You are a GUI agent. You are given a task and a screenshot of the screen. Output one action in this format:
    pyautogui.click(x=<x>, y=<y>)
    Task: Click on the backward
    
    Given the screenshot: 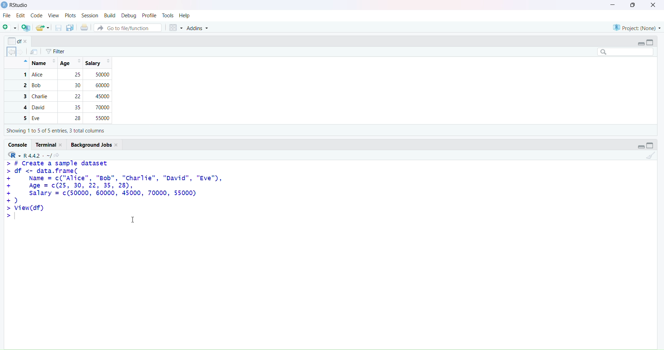 What is the action you would take?
    pyautogui.click(x=8, y=52)
    